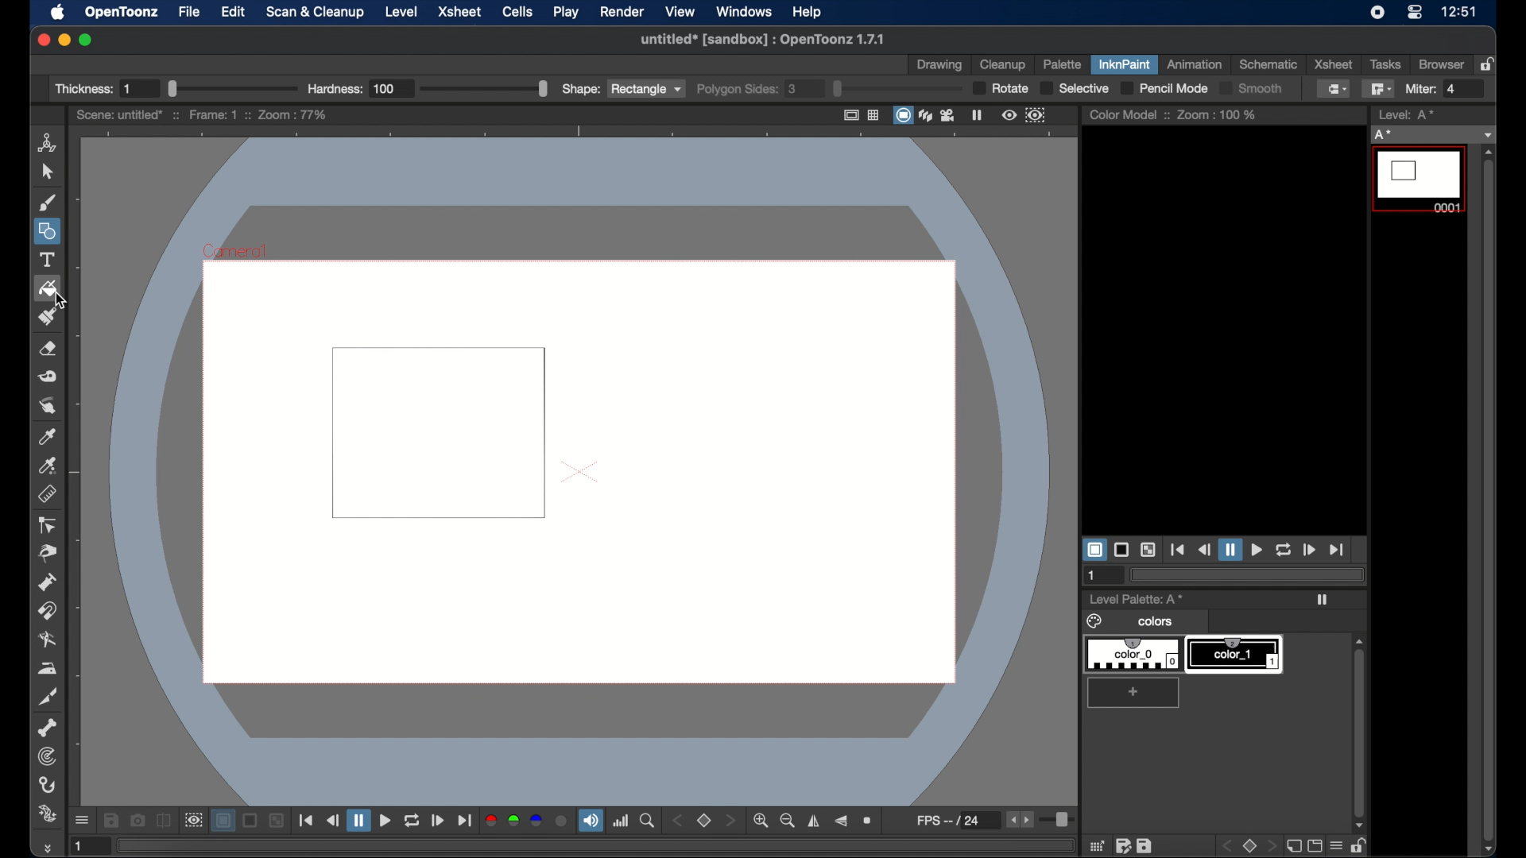 The height and width of the screenshot is (858, 1526). I want to click on alpha channel, so click(562, 821).